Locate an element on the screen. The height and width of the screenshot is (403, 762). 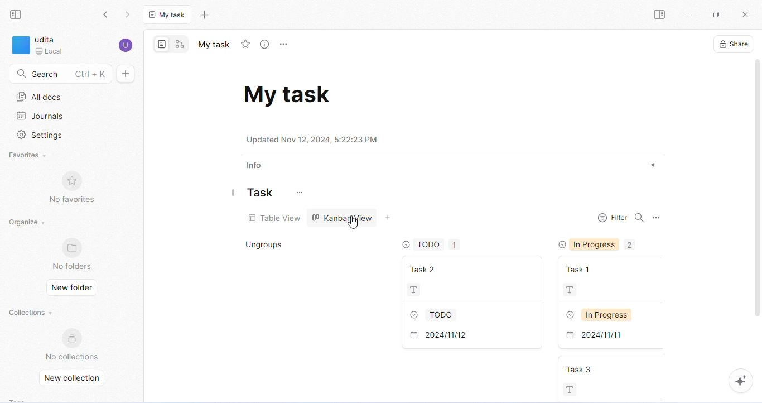
settings is located at coordinates (40, 136).